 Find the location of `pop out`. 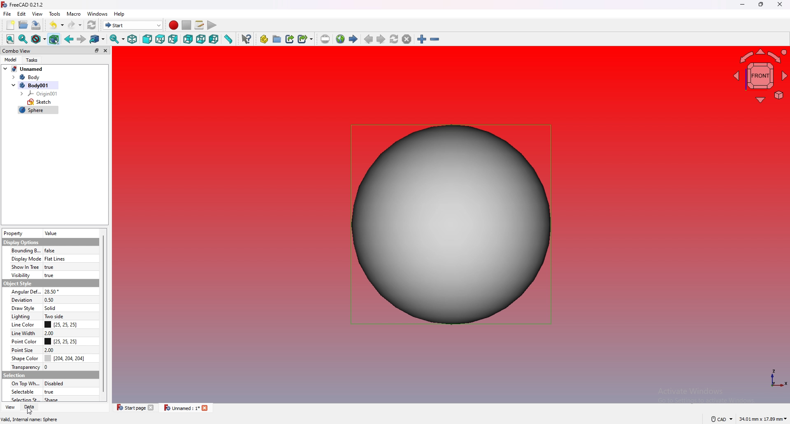

pop out is located at coordinates (96, 50).